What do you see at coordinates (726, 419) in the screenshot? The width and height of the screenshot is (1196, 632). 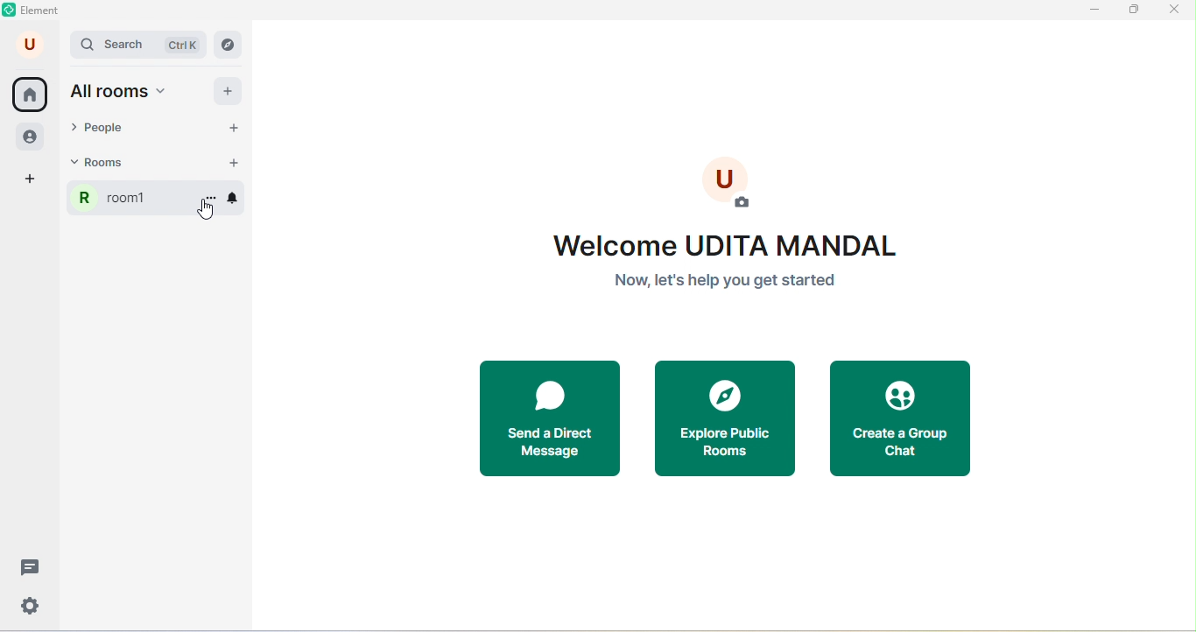 I see `explore public rooms` at bounding box center [726, 419].